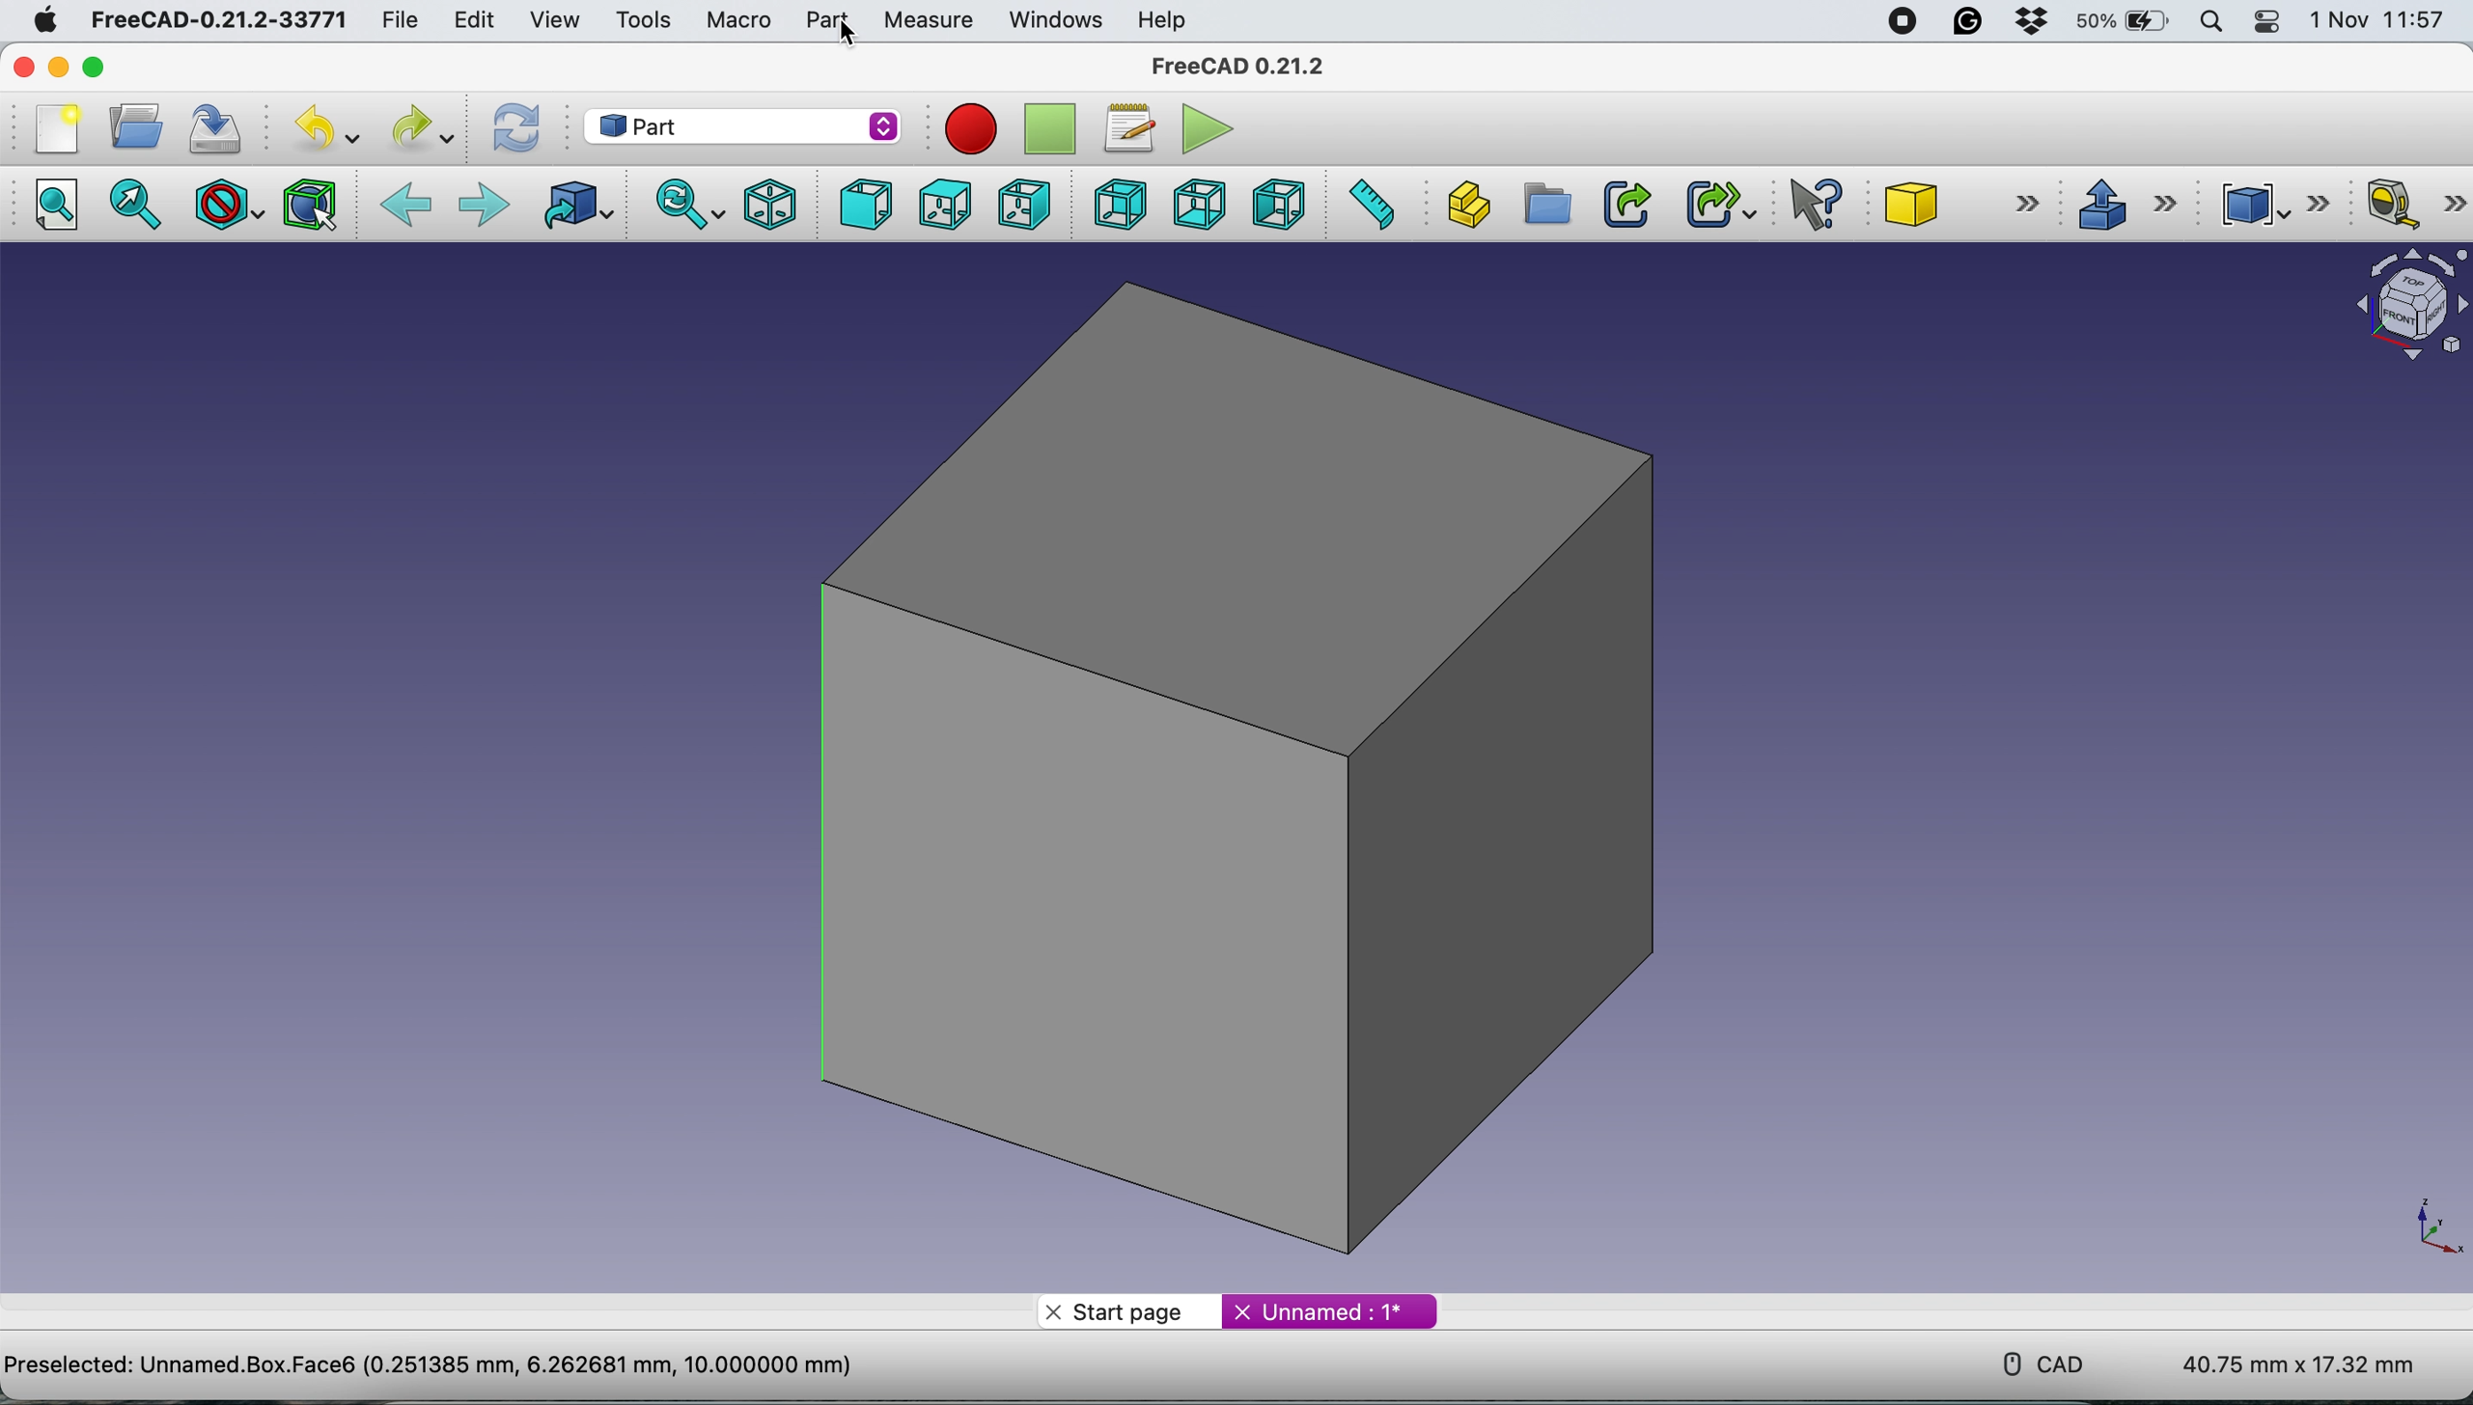 Image resolution: width=2473 pixels, height=1405 pixels. Describe the element at coordinates (1544, 206) in the screenshot. I see `create group` at that location.